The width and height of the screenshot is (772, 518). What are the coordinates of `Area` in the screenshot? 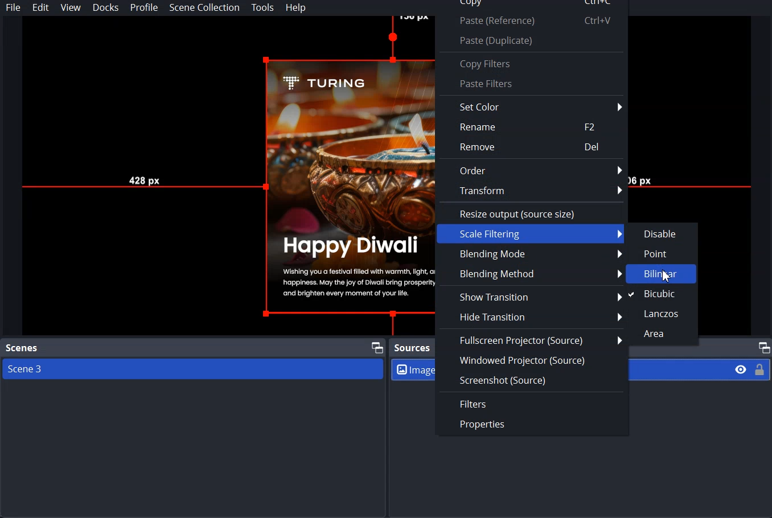 It's located at (661, 333).